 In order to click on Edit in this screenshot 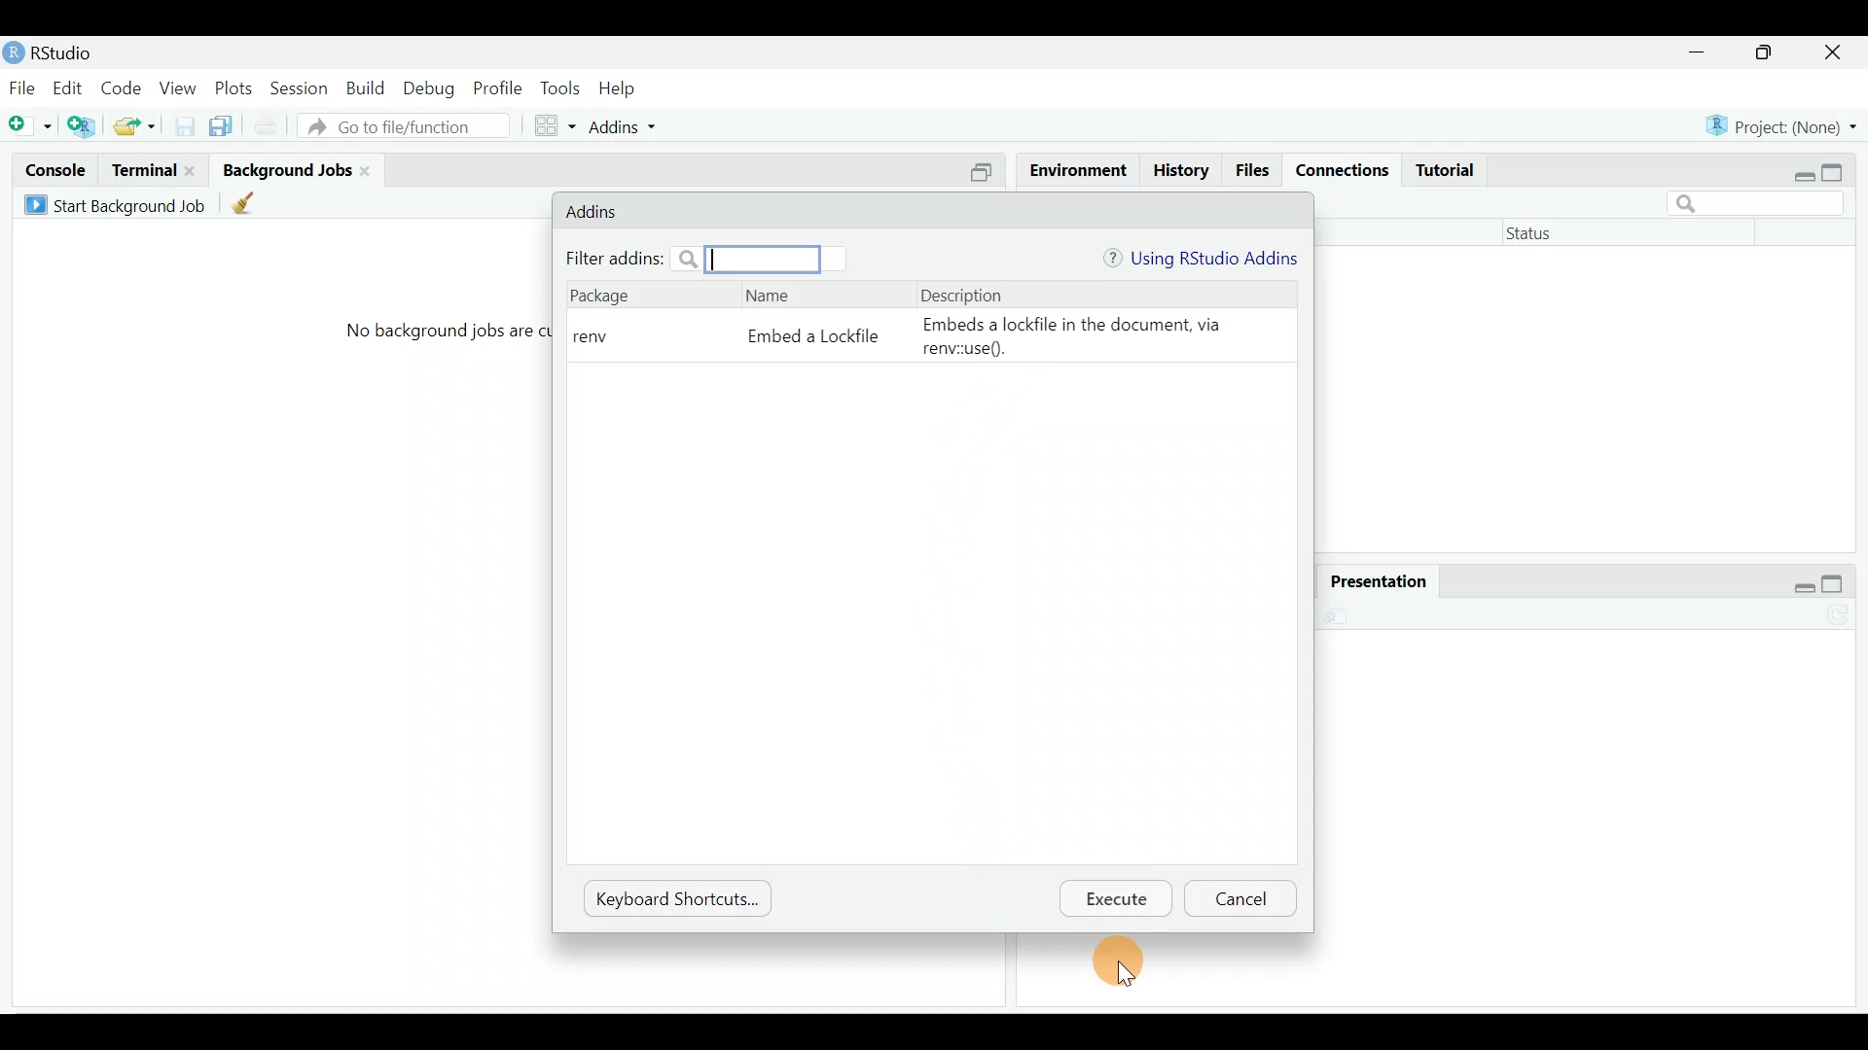, I will do `click(71, 87)`.